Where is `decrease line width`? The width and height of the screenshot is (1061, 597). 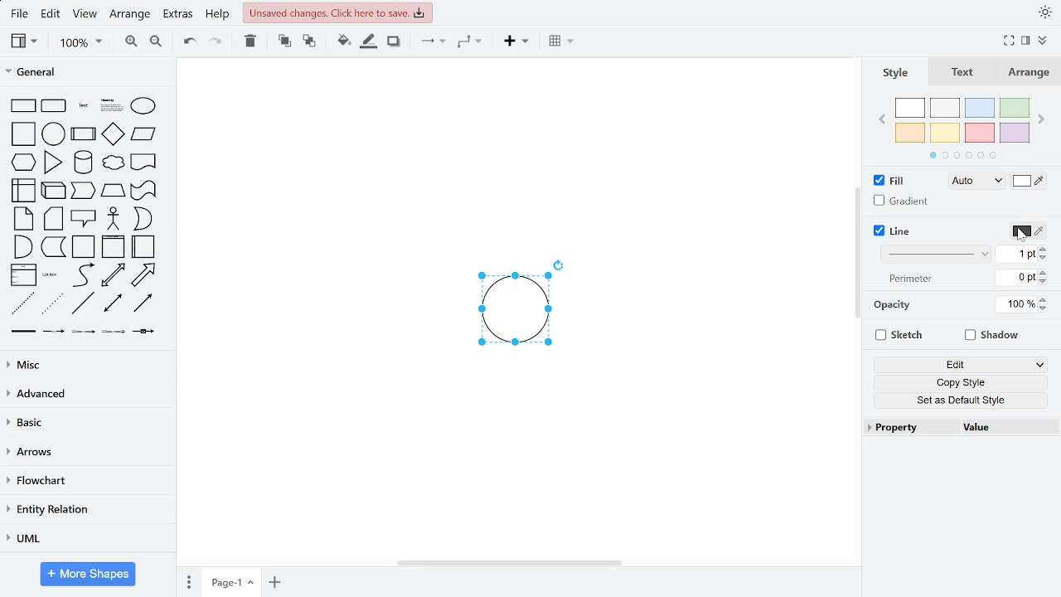
decrease line width is located at coordinates (1045, 258).